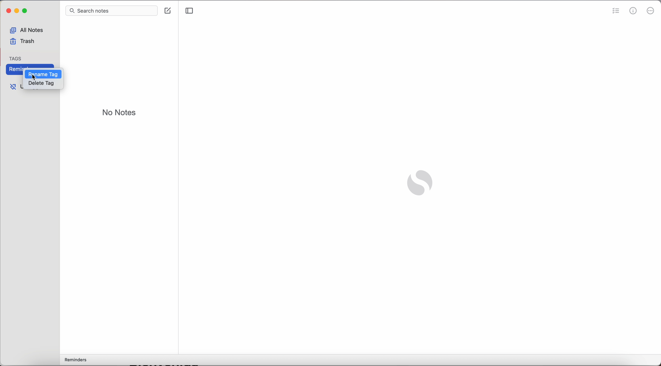  I want to click on all notes, so click(29, 29).